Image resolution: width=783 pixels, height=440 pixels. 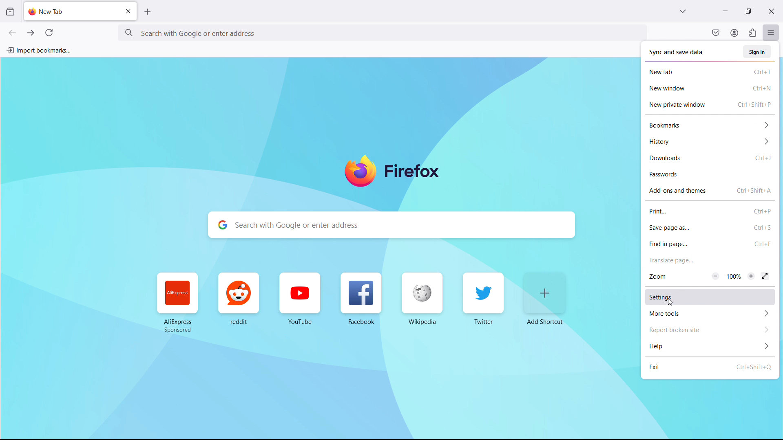 What do you see at coordinates (710, 190) in the screenshot?
I see `add-ons and themes` at bounding box center [710, 190].